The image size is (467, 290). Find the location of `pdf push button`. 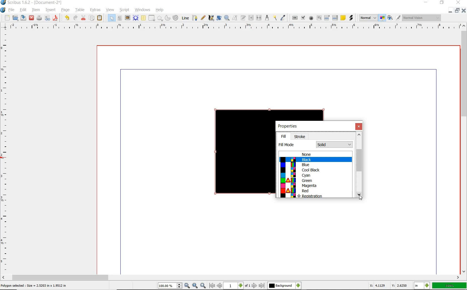

pdf push button is located at coordinates (294, 18).